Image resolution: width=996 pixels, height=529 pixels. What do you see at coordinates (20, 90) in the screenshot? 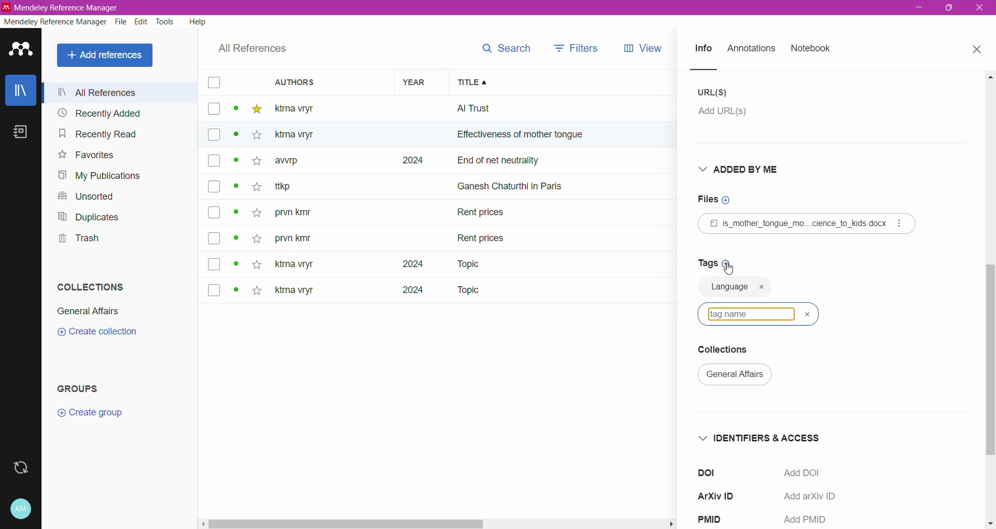
I see `Library` at bounding box center [20, 90].